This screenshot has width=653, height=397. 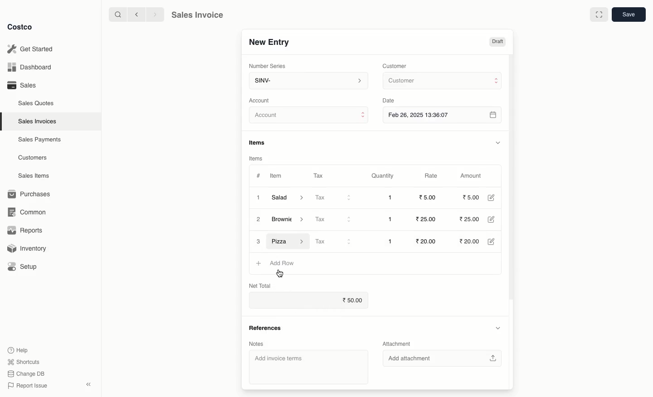 What do you see at coordinates (491, 242) in the screenshot?
I see `Edit` at bounding box center [491, 242].